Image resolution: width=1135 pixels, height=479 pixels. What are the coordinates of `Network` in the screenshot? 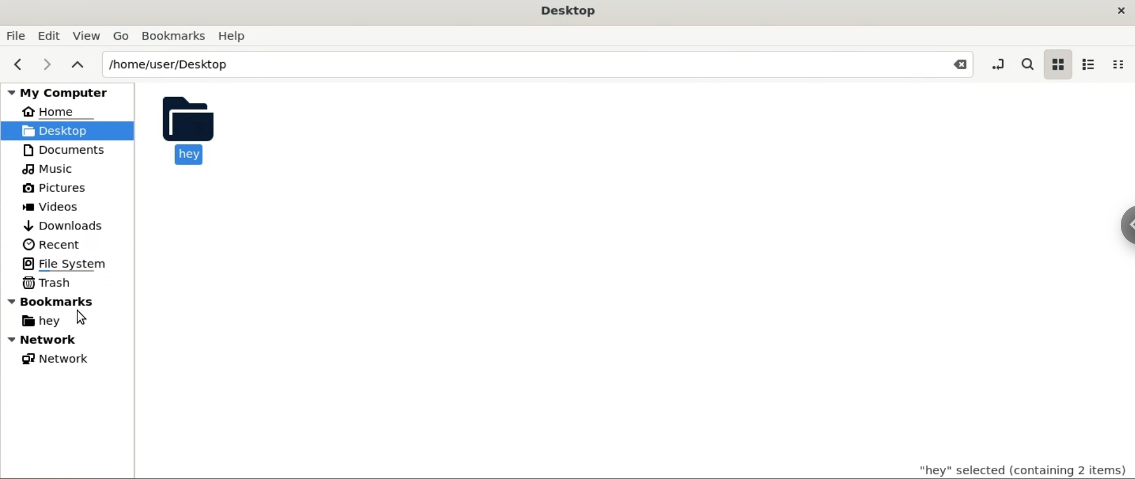 It's located at (57, 360).